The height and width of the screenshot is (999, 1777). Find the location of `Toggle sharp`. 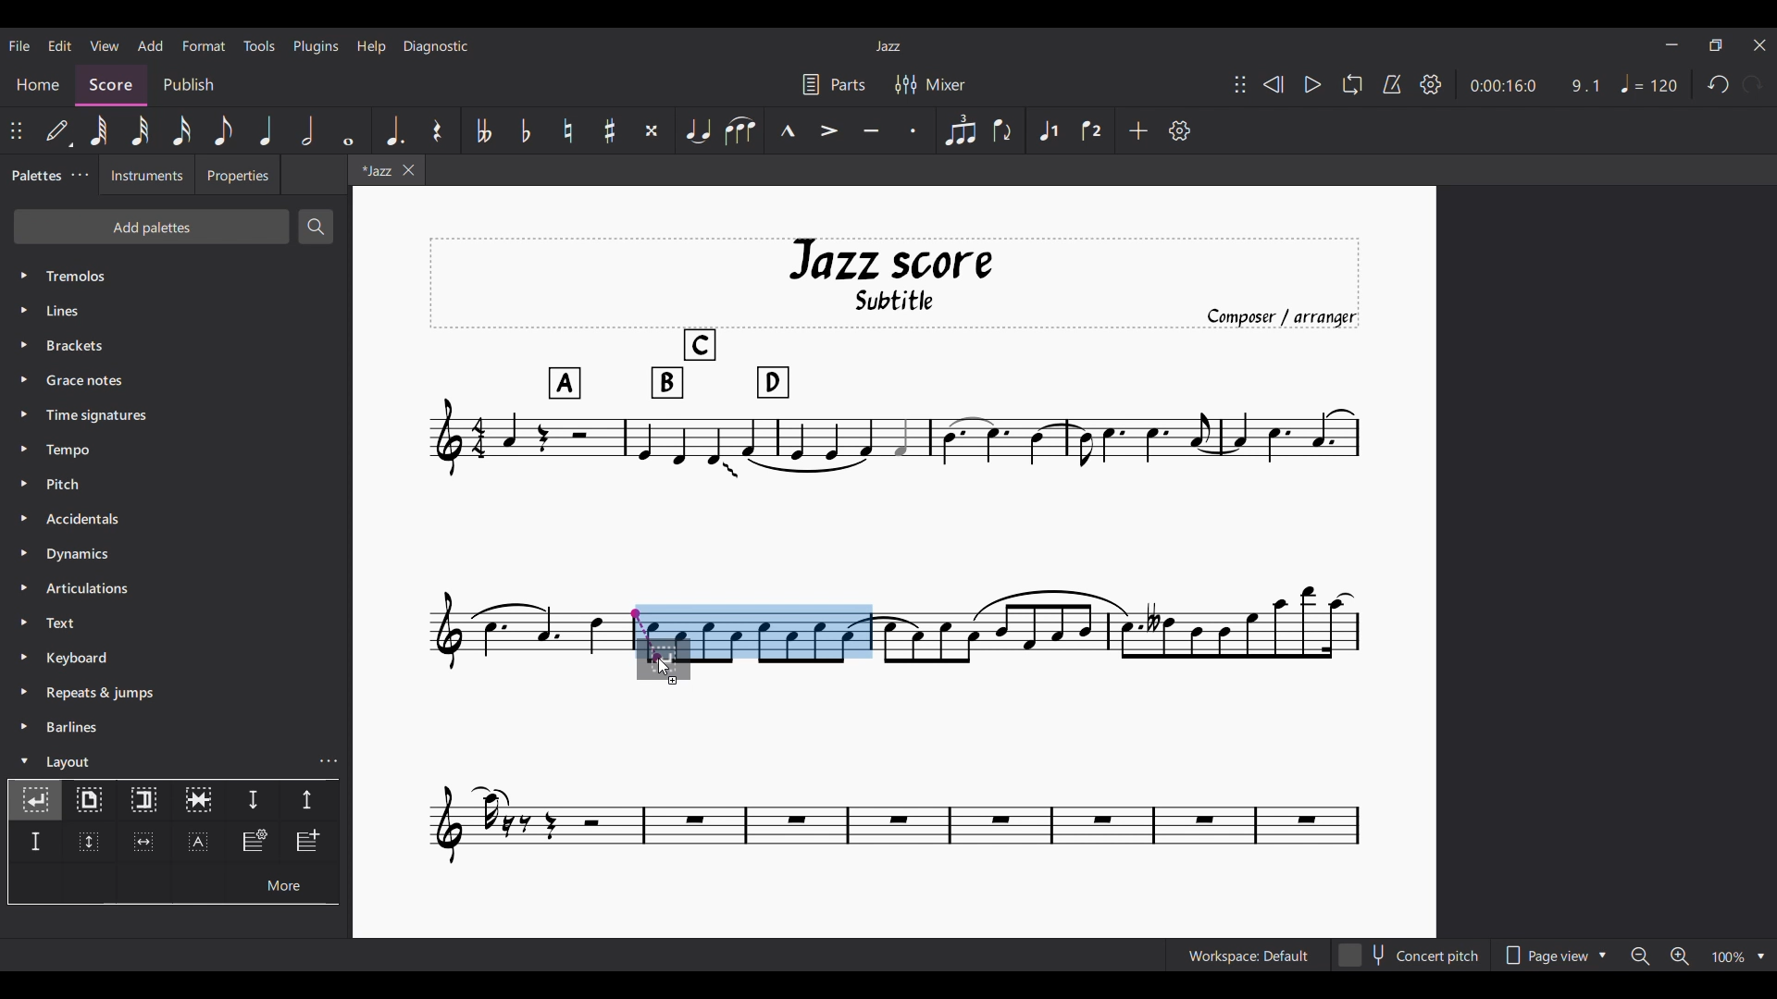

Toggle sharp is located at coordinates (611, 130).